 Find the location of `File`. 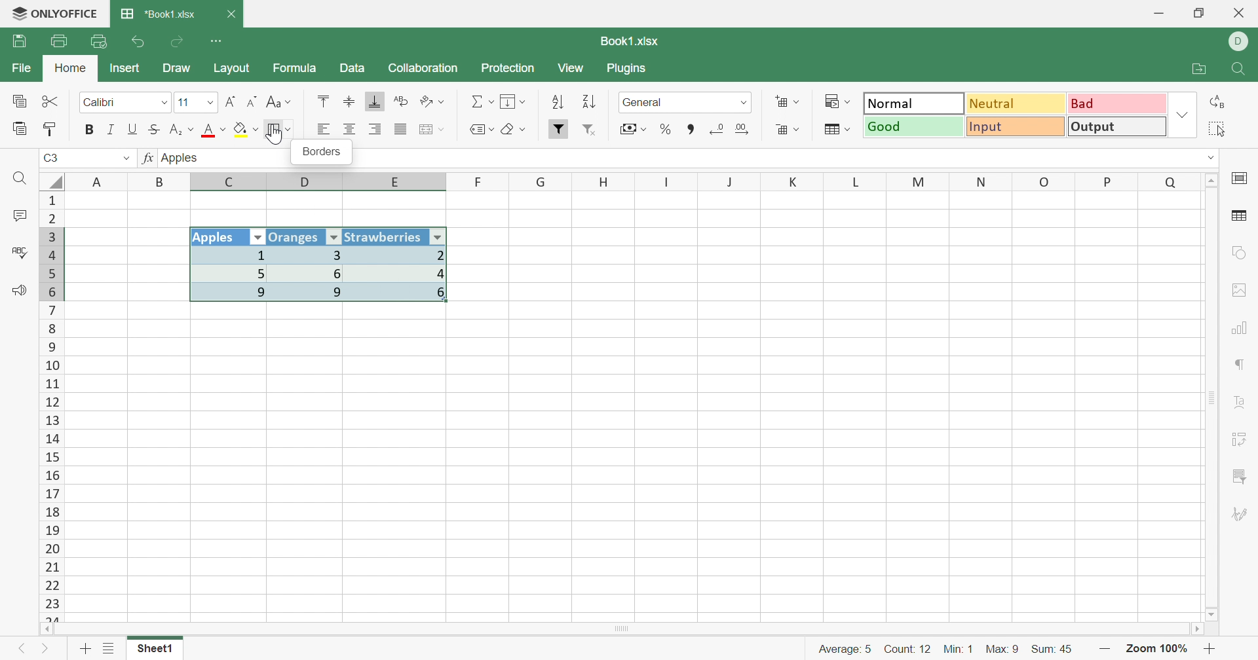

File is located at coordinates (18, 69).